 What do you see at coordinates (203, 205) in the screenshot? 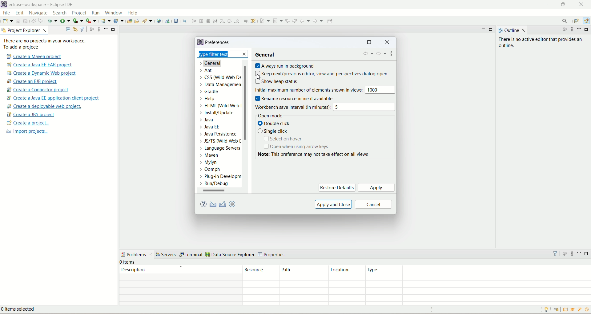
I see `help` at bounding box center [203, 205].